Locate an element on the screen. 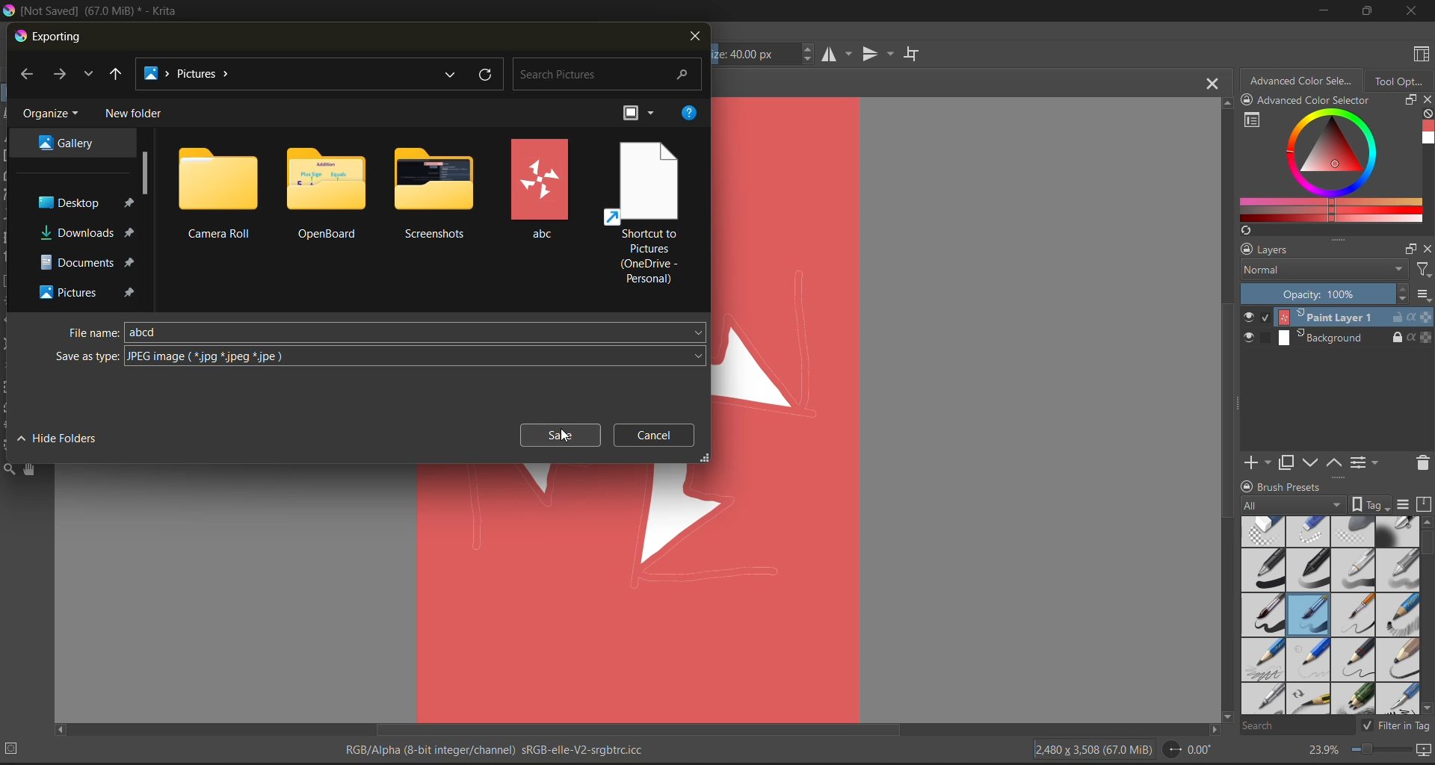 The image size is (1435, 765). choose workspace is located at coordinates (1423, 54).